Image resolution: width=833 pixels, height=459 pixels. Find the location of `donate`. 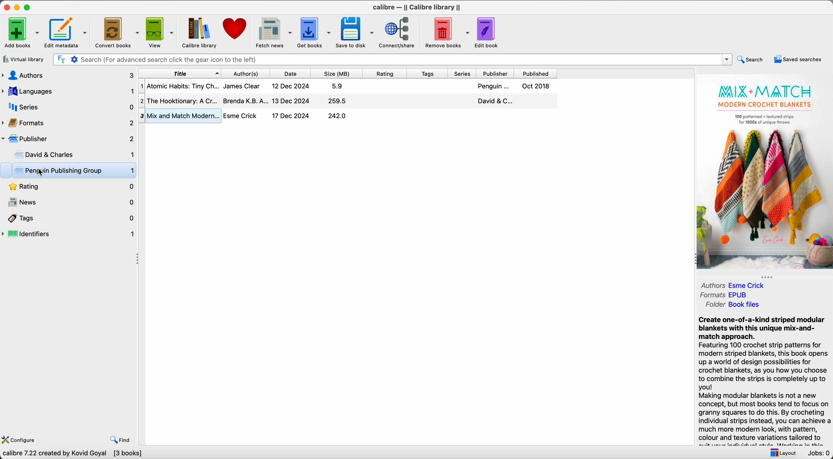

donate is located at coordinates (235, 29).